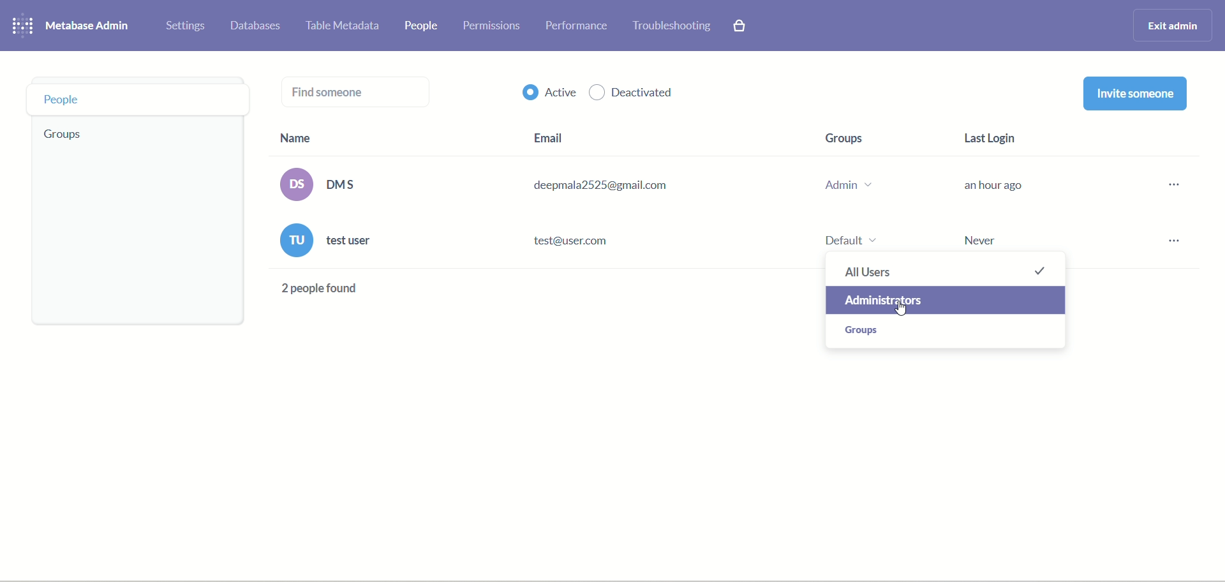 The image size is (1225, 582). What do you see at coordinates (346, 27) in the screenshot?
I see `table meta` at bounding box center [346, 27].